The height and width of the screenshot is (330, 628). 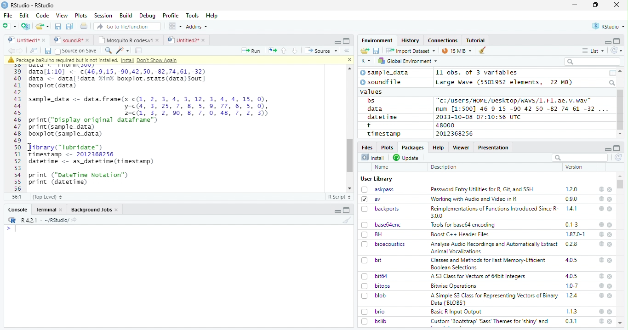 I want to click on 1.4.1, so click(x=572, y=208).